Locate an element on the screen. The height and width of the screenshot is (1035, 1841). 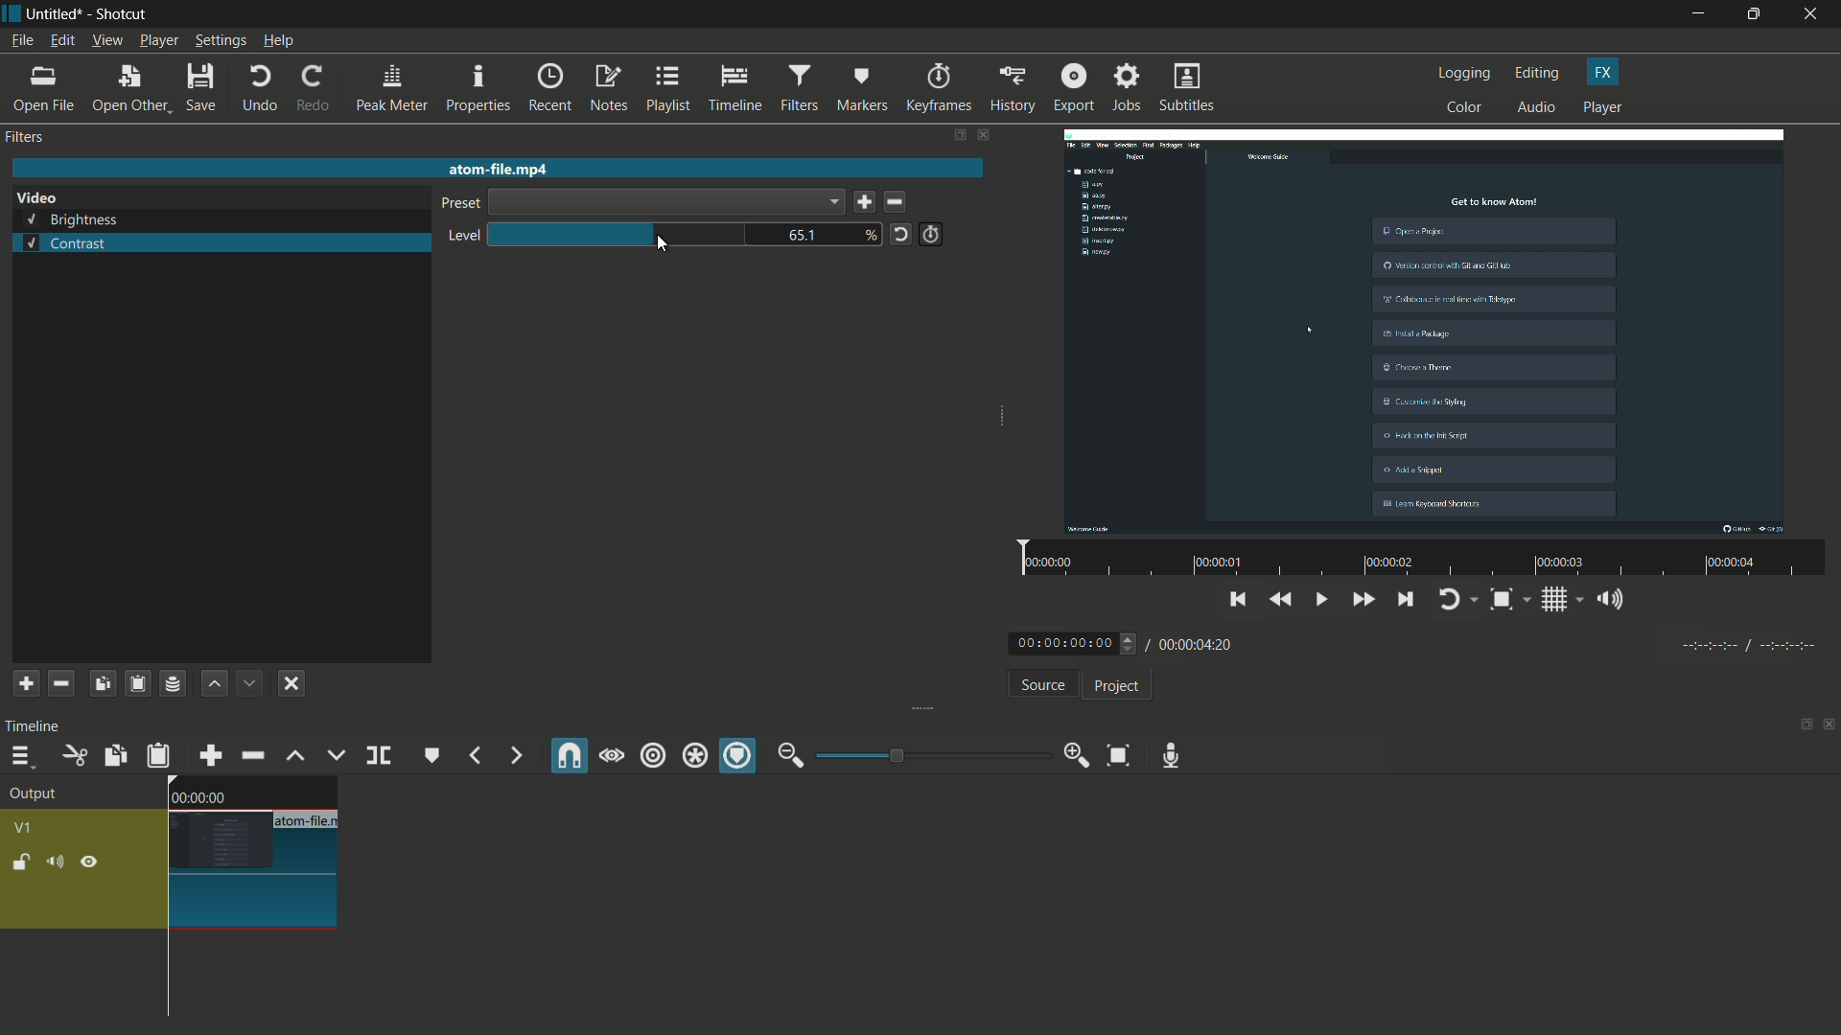
00:00:00:00 (current time) is located at coordinates (1075, 642).